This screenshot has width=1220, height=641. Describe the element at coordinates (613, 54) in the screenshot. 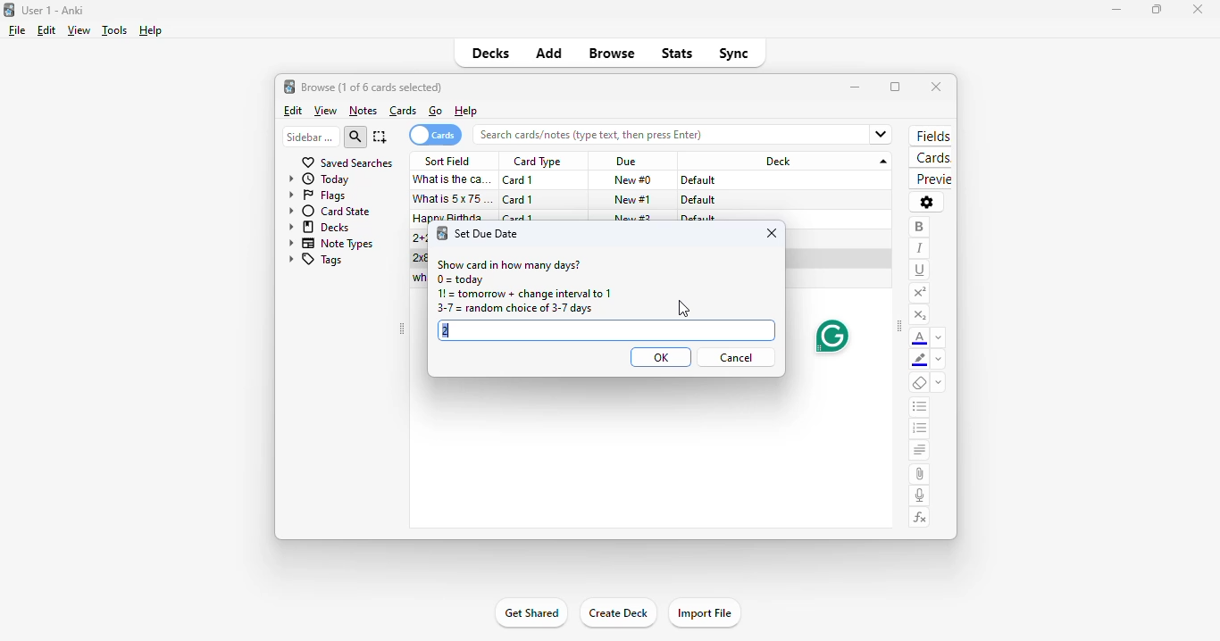

I see `browse` at that location.